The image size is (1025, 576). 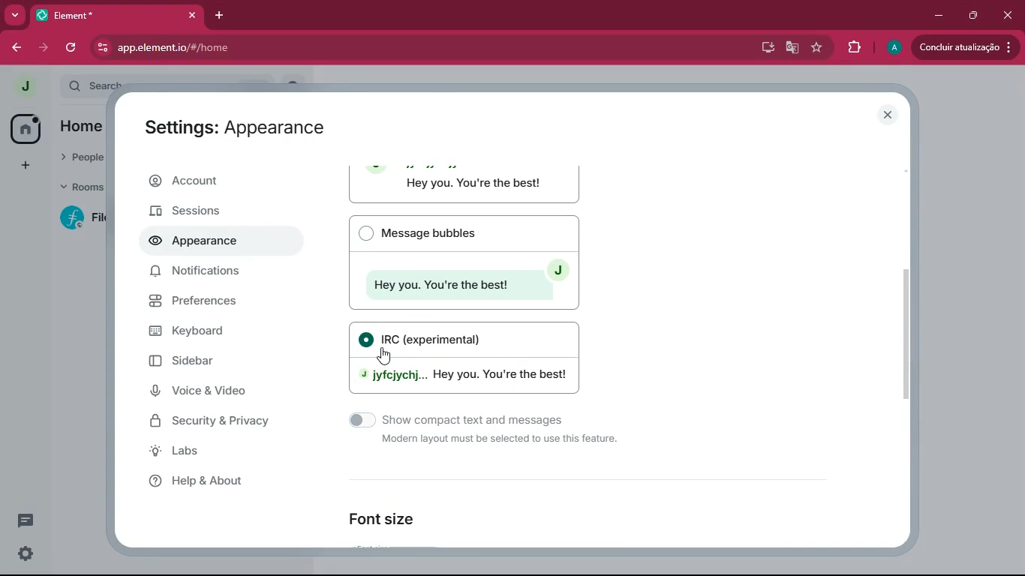 What do you see at coordinates (79, 218) in the screenshot?
I see `room` at bounding box center [79, 218].